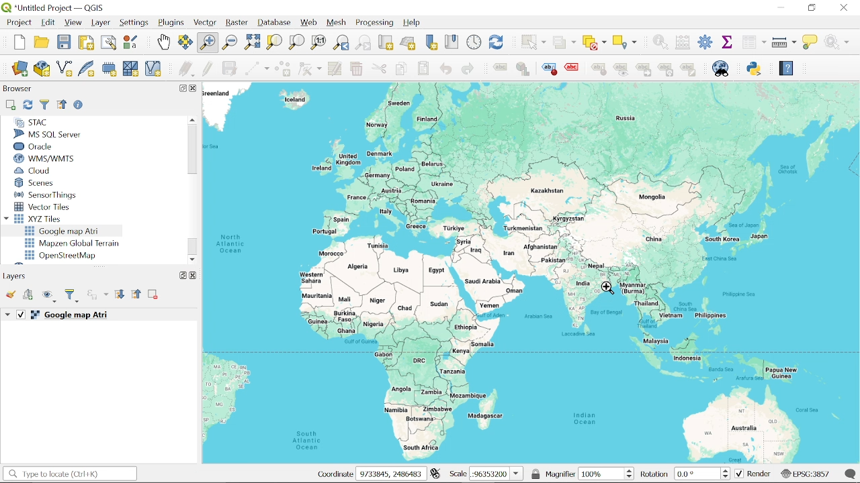 This screenshot has height=483, width=860. Describe the element at coordinates (64, 42) in the screenshot. I see `Save project` at that location.